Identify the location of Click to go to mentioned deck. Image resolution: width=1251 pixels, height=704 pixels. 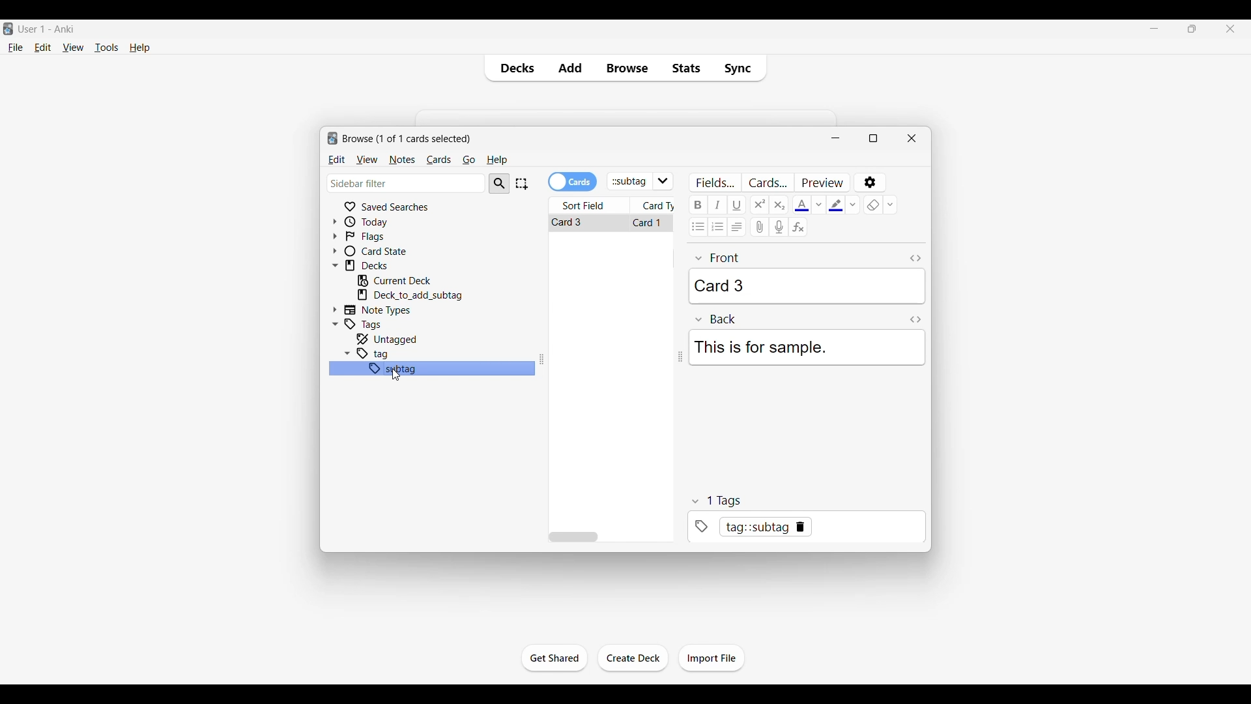
(409, 295).